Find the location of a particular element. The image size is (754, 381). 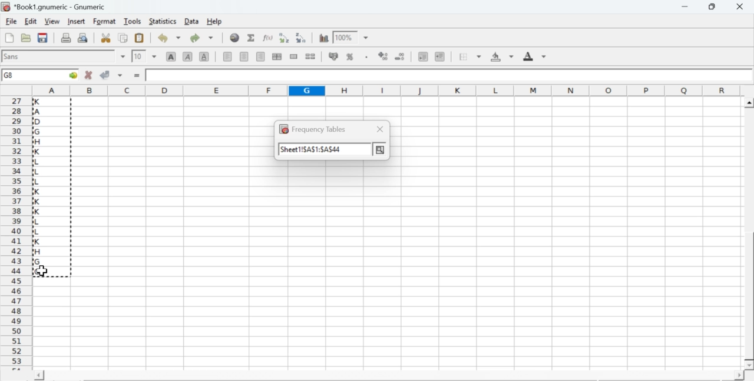

underline is located at coordinates (204, 56).